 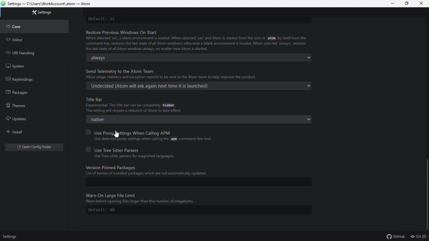 What do you see at coordinates (36, 149) in the screenshot?
I see `Open config editor` at bounding box center [36, 149].